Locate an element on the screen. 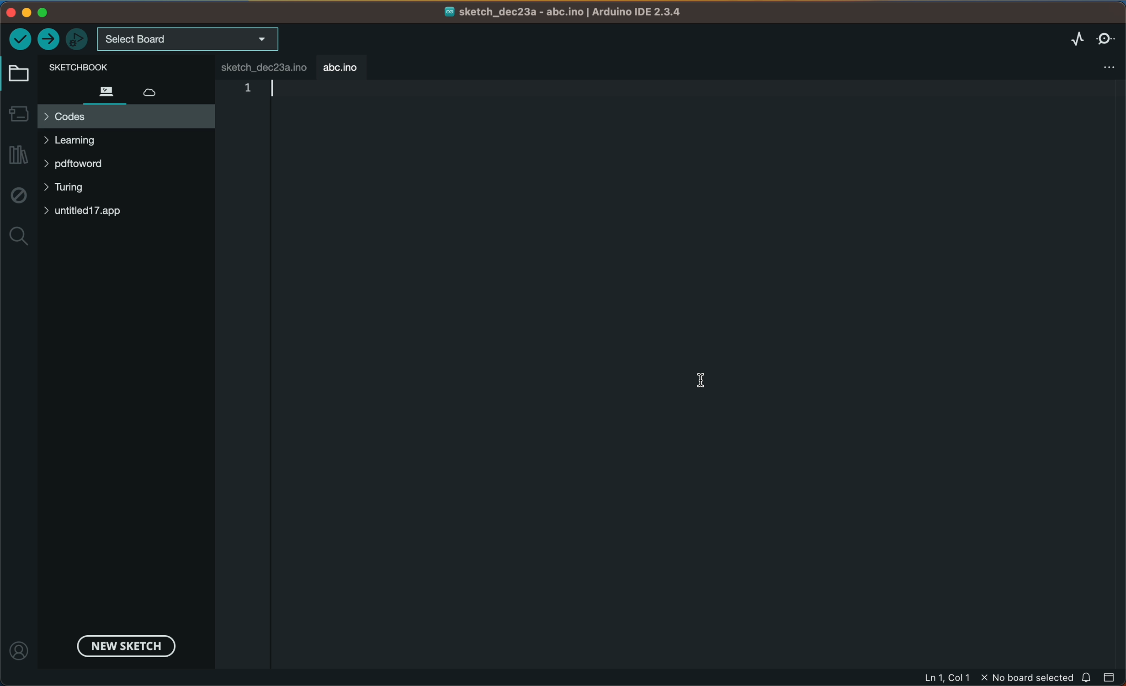  window control is located at coordinates (40, 12).